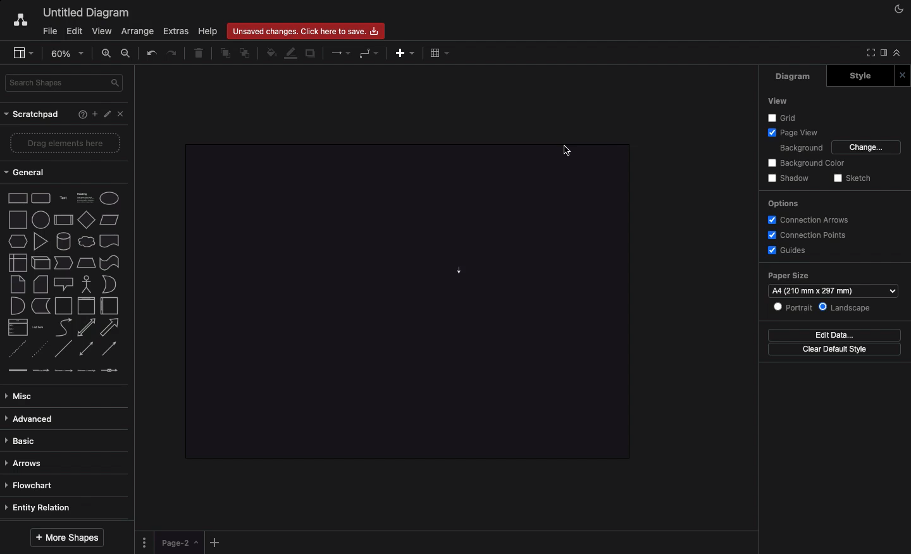 The image size is (911, 554). I want to click on Connection arrows, so click(812, 219).